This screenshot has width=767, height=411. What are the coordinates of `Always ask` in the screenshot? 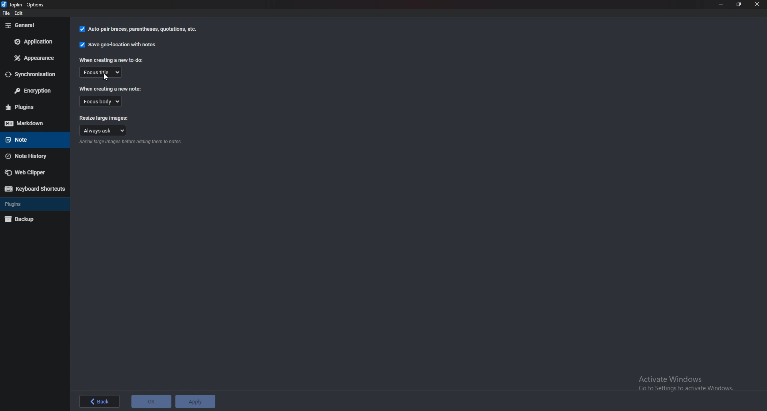 It's located at (104, 131).